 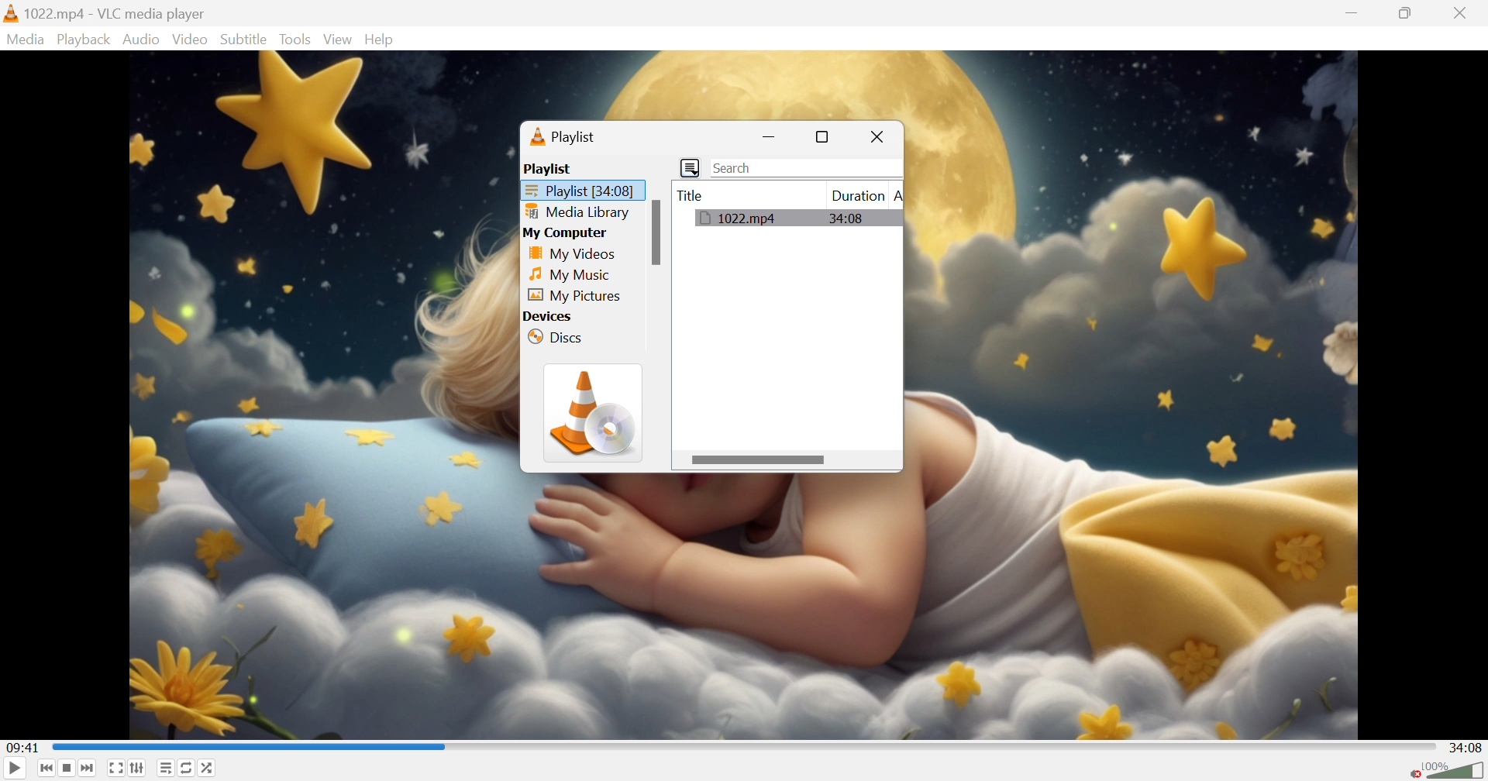 I want to click on Progress bar, so click(x=746, y=749).